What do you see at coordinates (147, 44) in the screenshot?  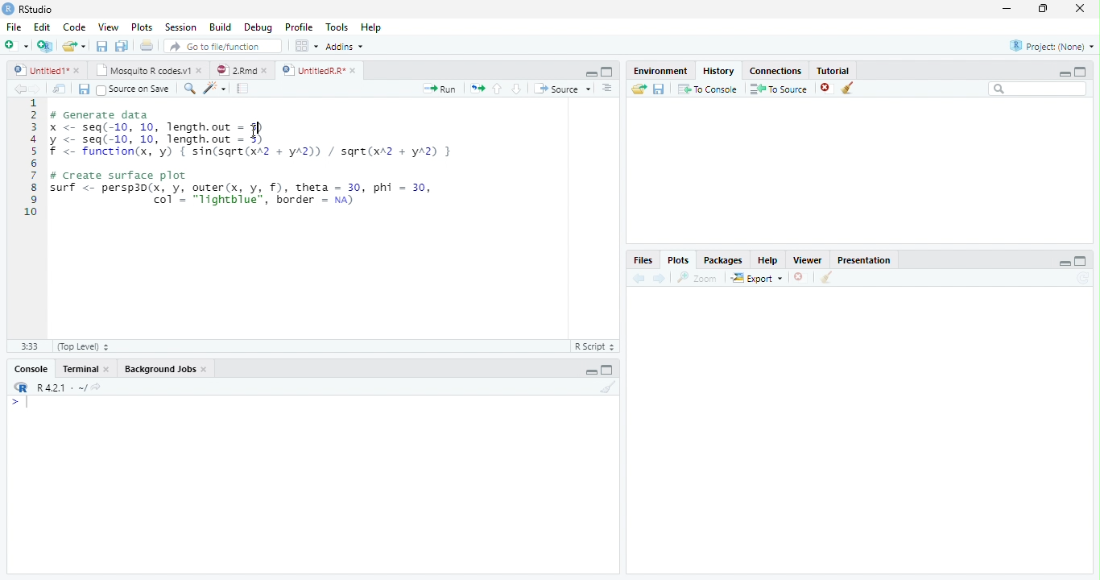 I see `Print the current file` at bounding box center [147, 44].